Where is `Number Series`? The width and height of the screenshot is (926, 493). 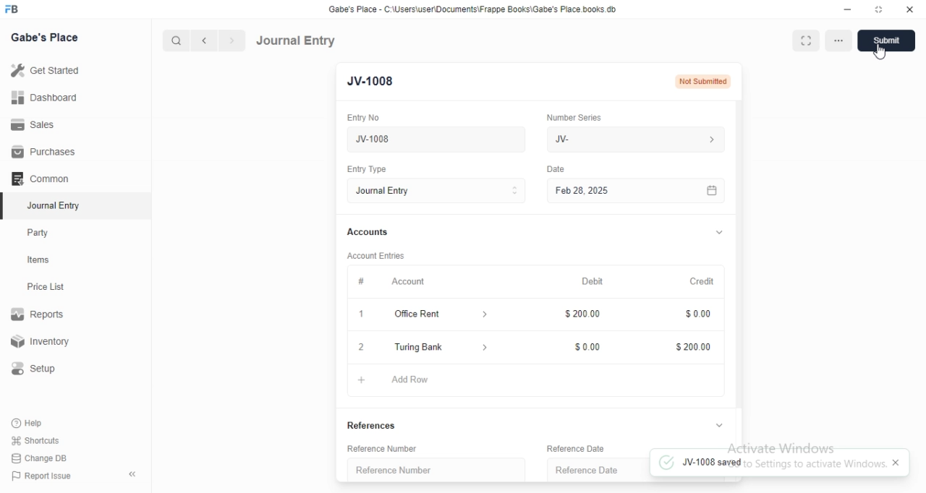 Number Series is located at coordinates (574, 116).